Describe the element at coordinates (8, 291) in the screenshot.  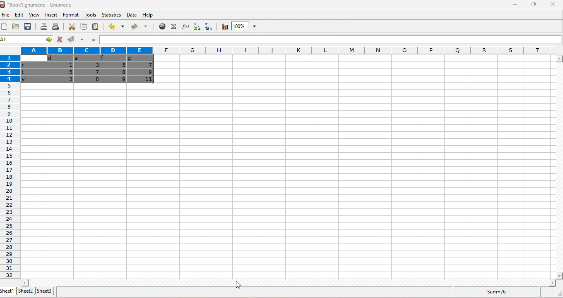
I see `sheet1` at that location.